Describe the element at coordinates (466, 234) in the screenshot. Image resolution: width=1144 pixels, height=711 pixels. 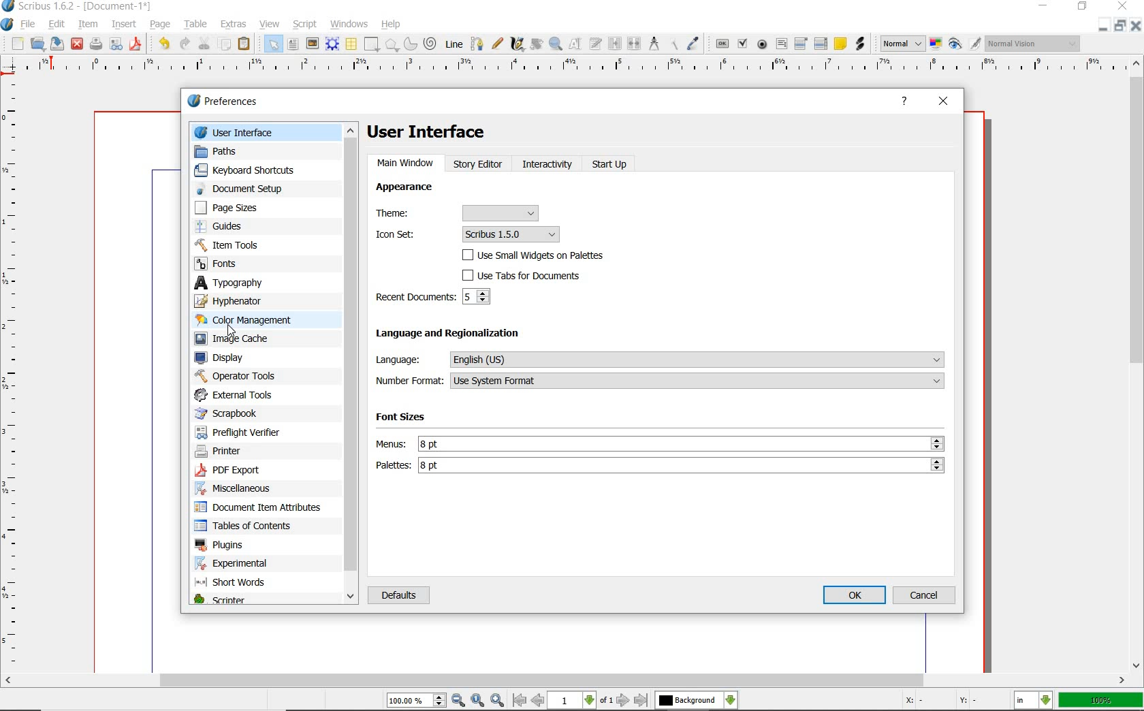
I see `Icon set` at that location.